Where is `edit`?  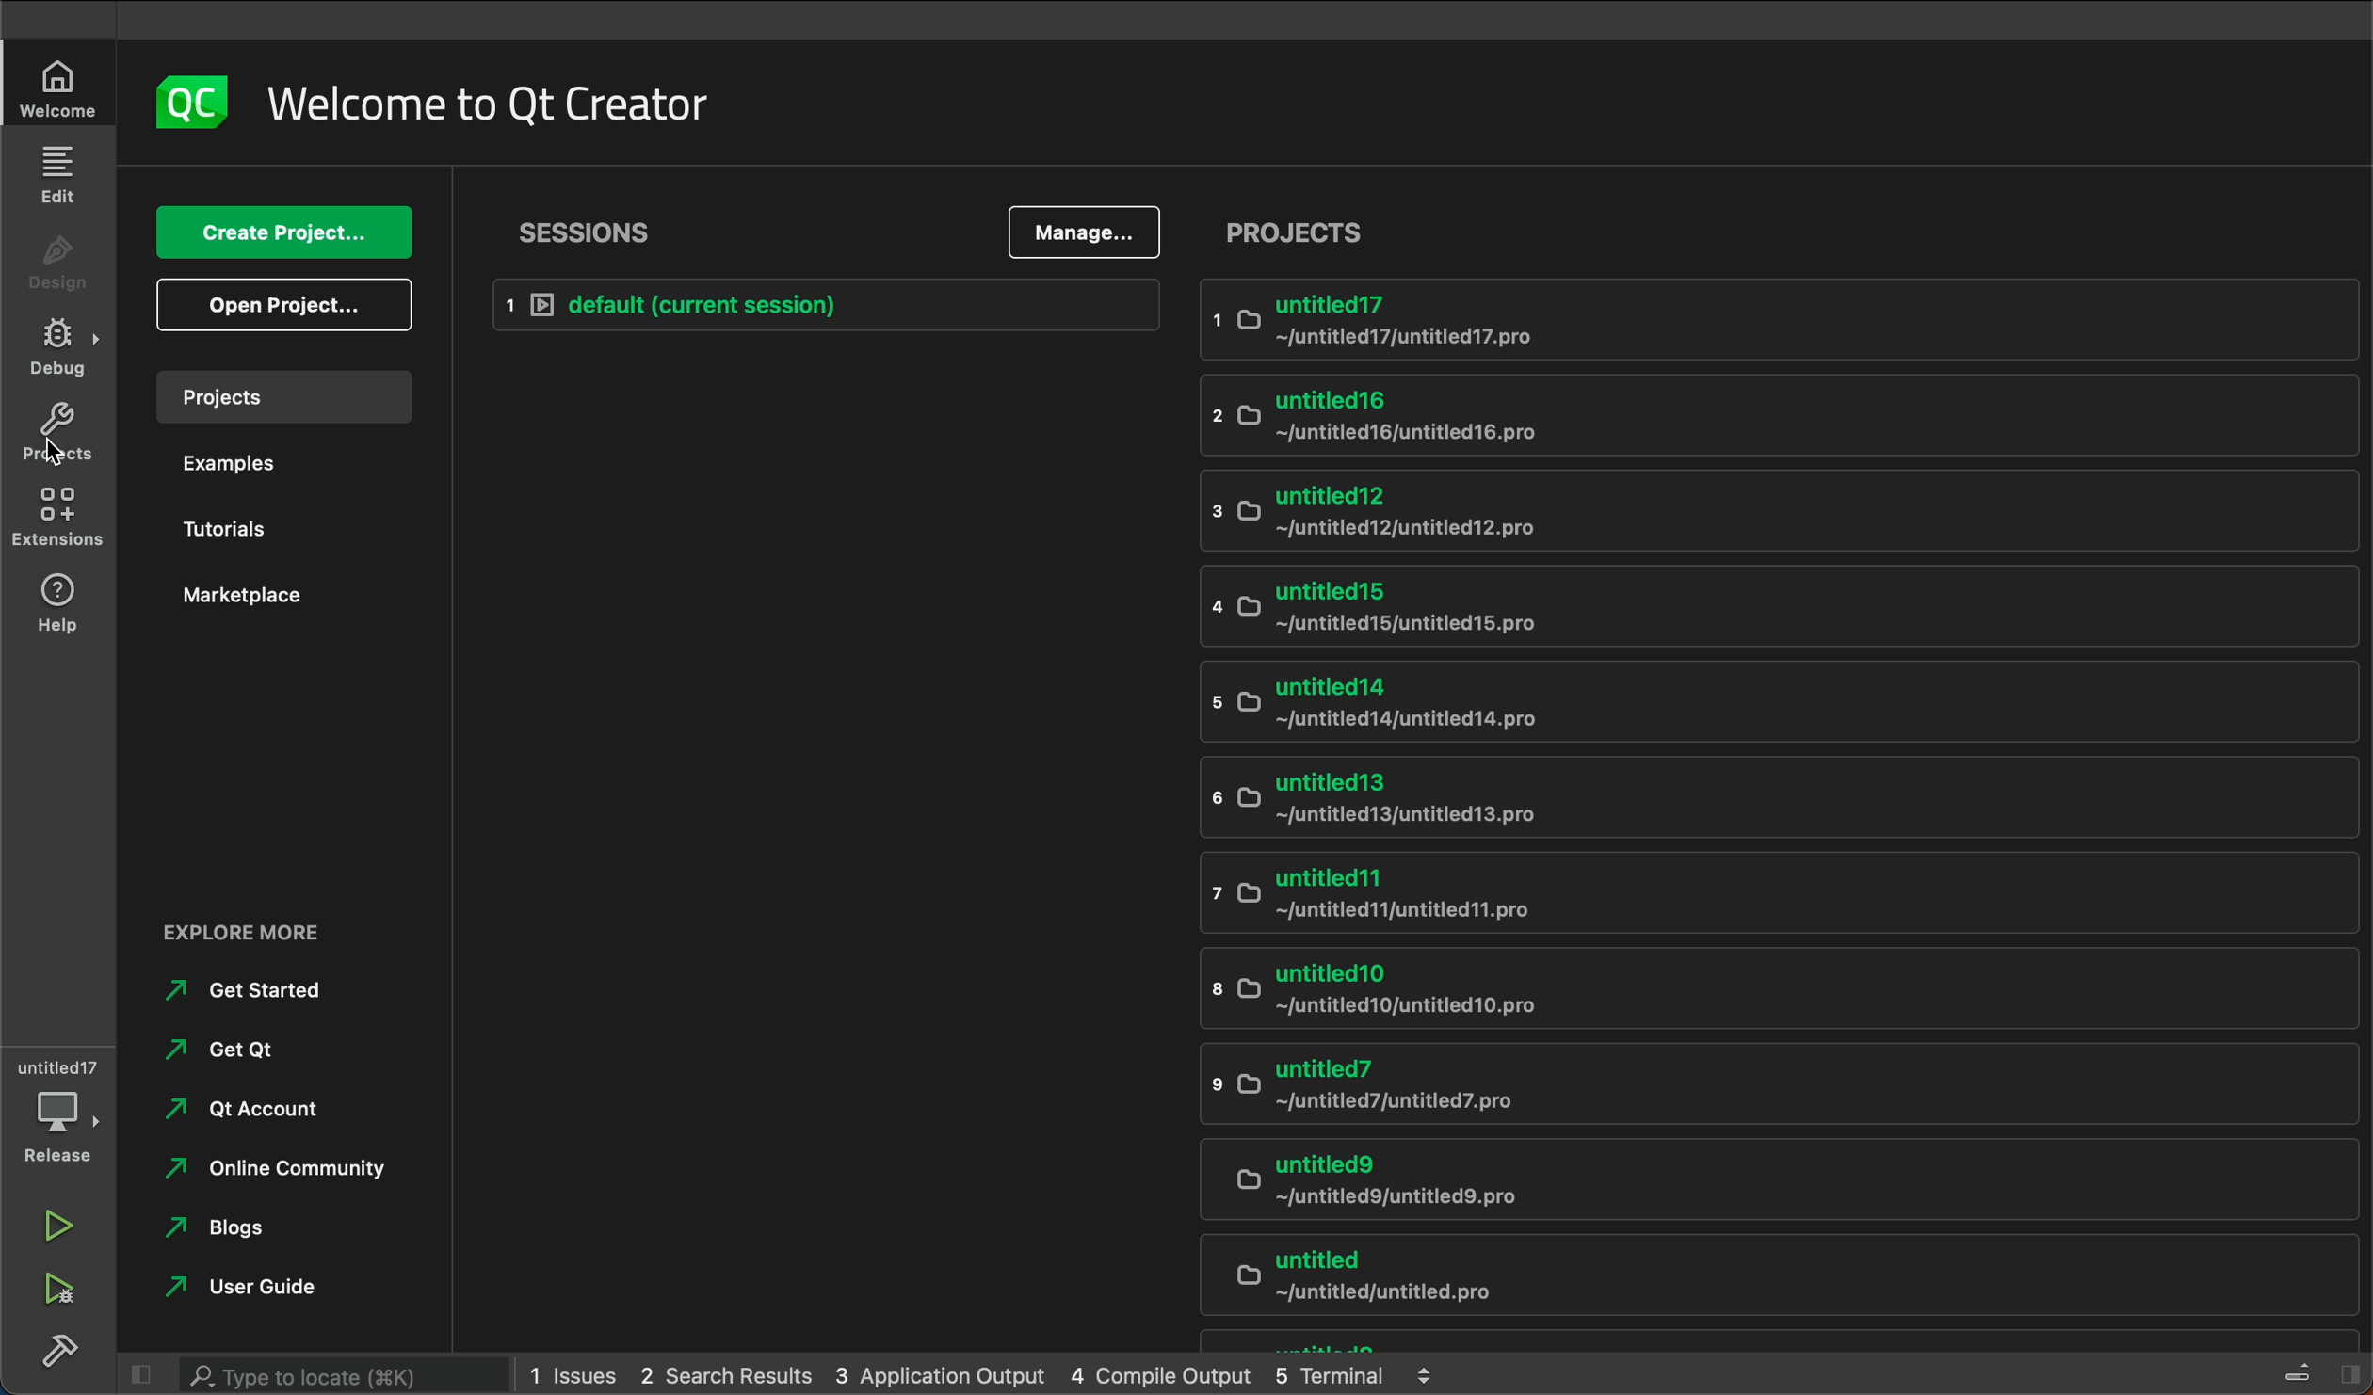 edit is located at coordinates (58, 176).